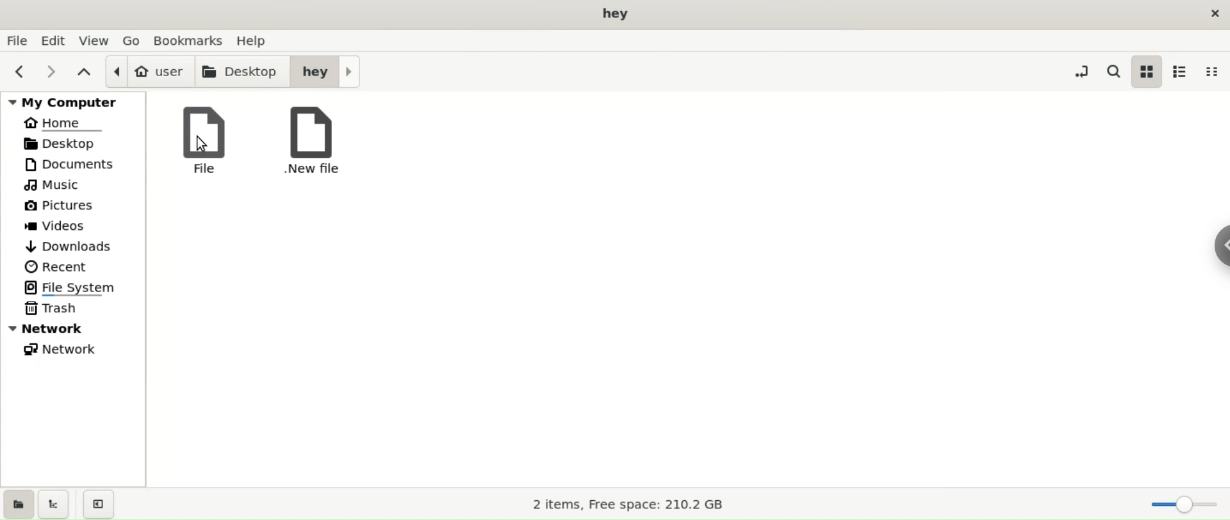 This screenshot has height=520, width=1230. I want to click on file, so click(17, 40).